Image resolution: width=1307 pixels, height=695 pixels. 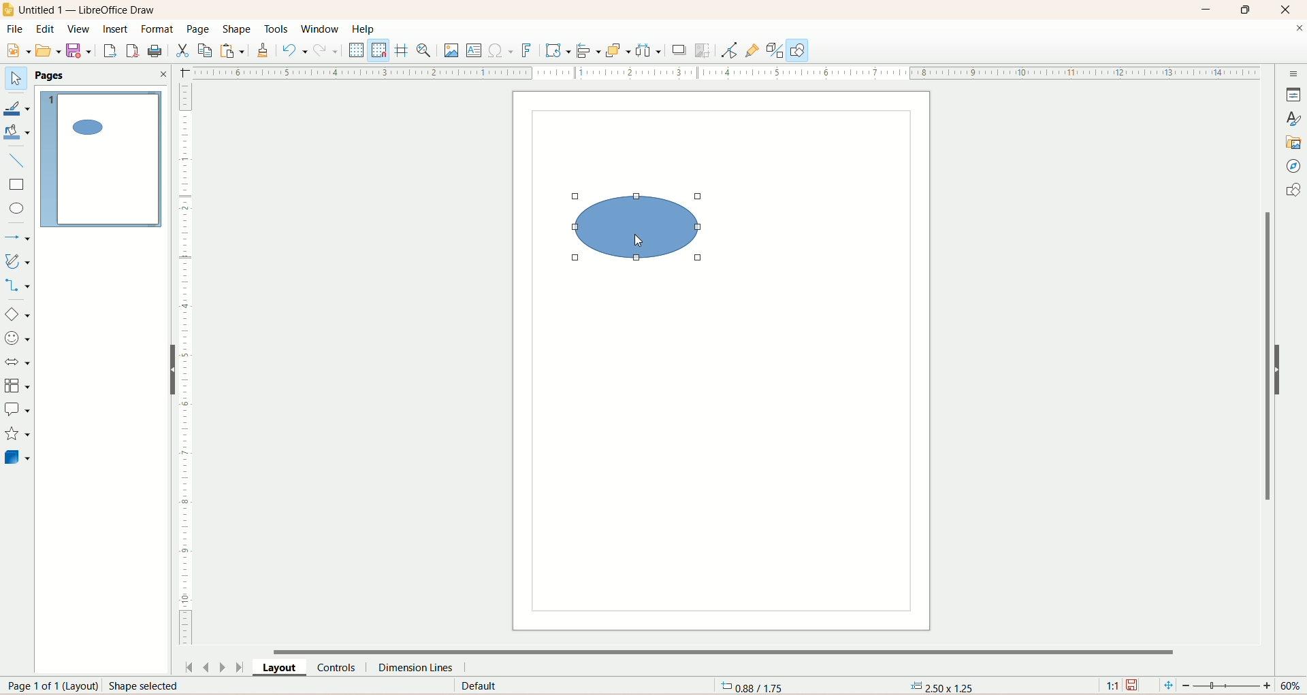 What do you see at coordinates (18, 105) in the screenshot?
I see `line color` at bounding box center [18, 105].